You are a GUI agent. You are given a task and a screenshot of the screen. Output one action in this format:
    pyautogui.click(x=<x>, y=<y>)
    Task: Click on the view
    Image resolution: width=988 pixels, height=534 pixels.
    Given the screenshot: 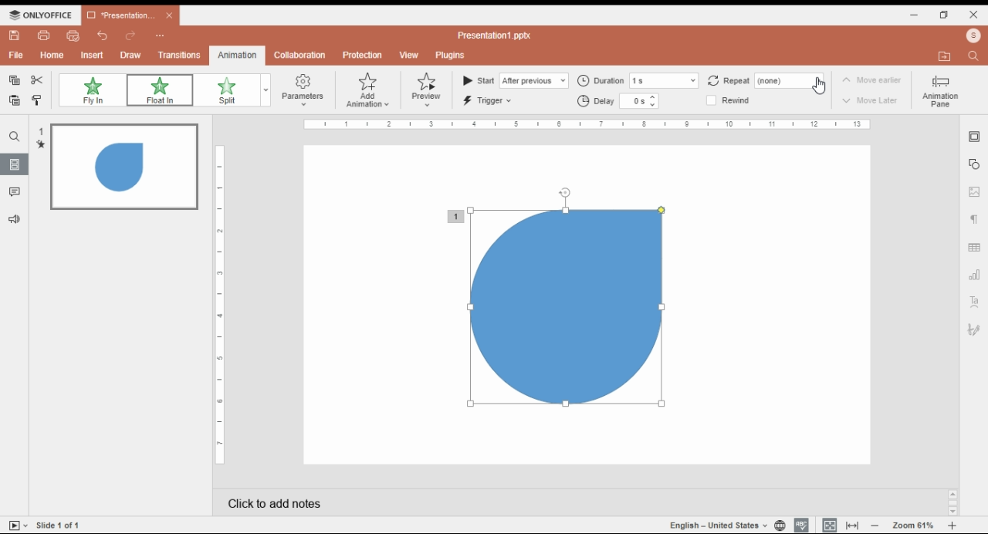 What is the action you would take?
    pyautogui.click(x=408, y=56)
    